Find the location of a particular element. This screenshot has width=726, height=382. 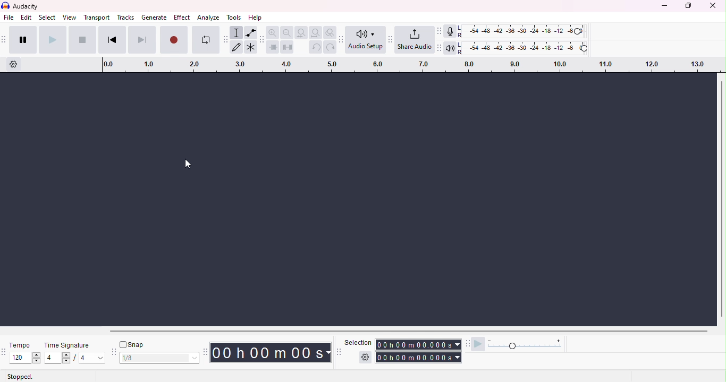

view is located at coordinates (69, 18).